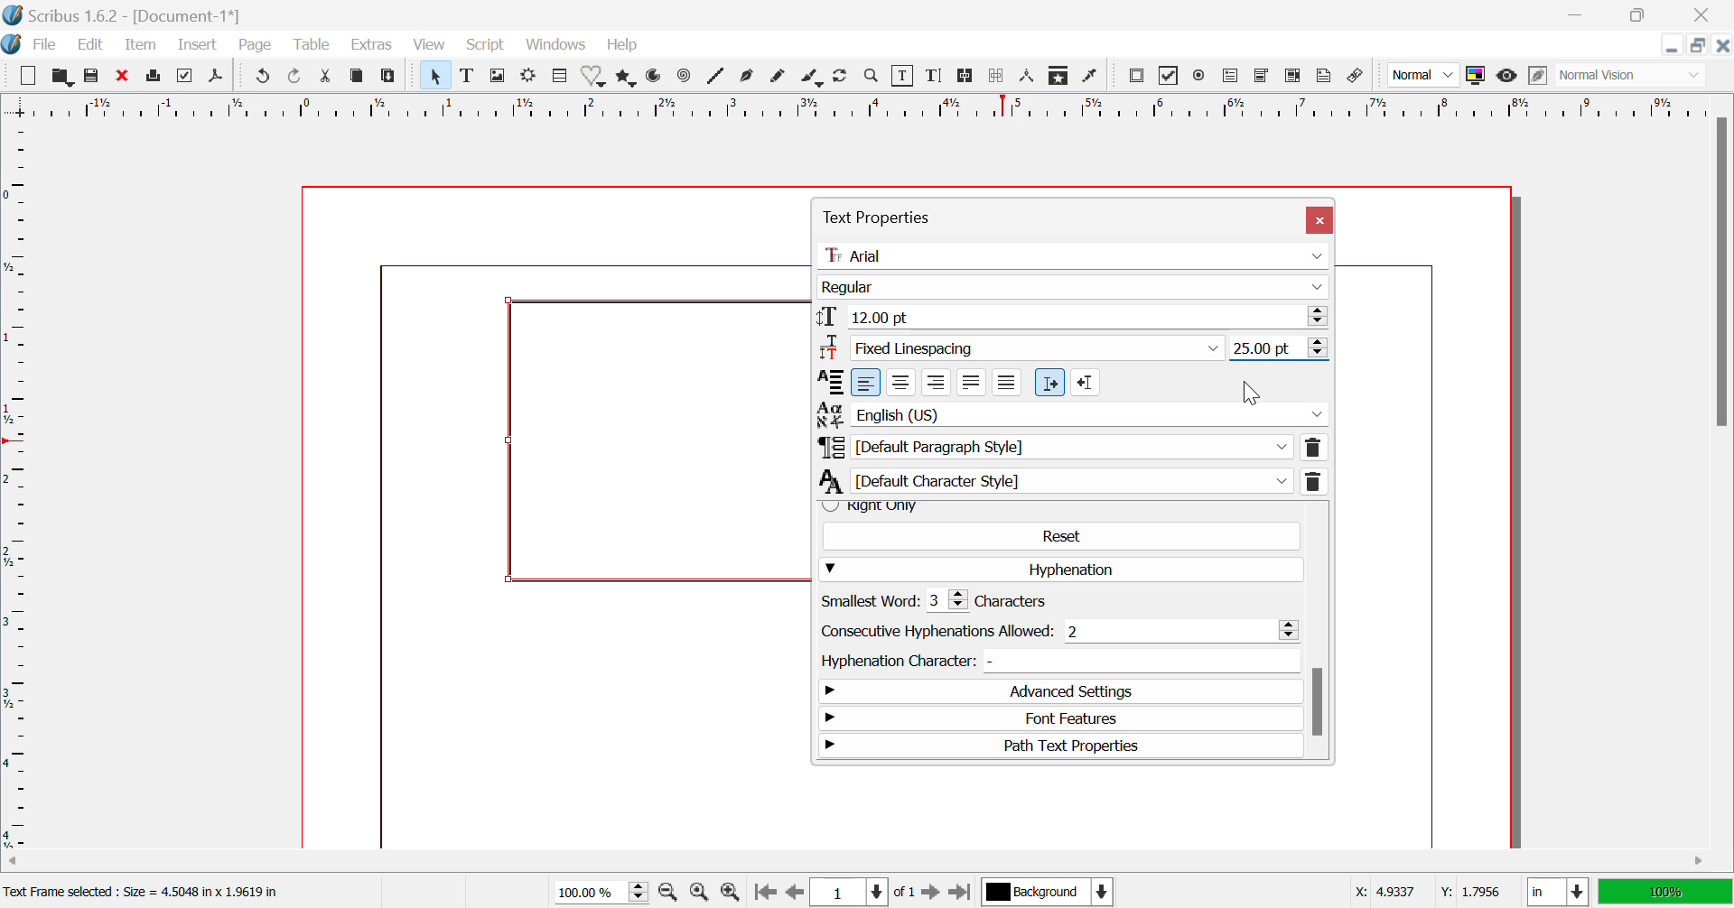 The height and width of the screenshot is (908, 1734). I want to click on Open, so click(61, 76).